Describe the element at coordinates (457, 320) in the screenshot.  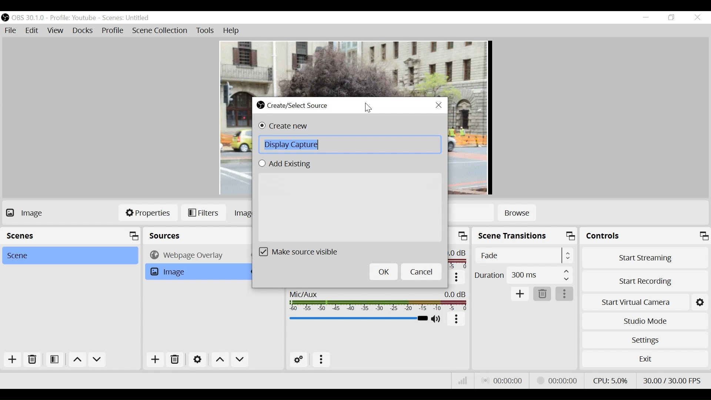
I see `more options` at that location.